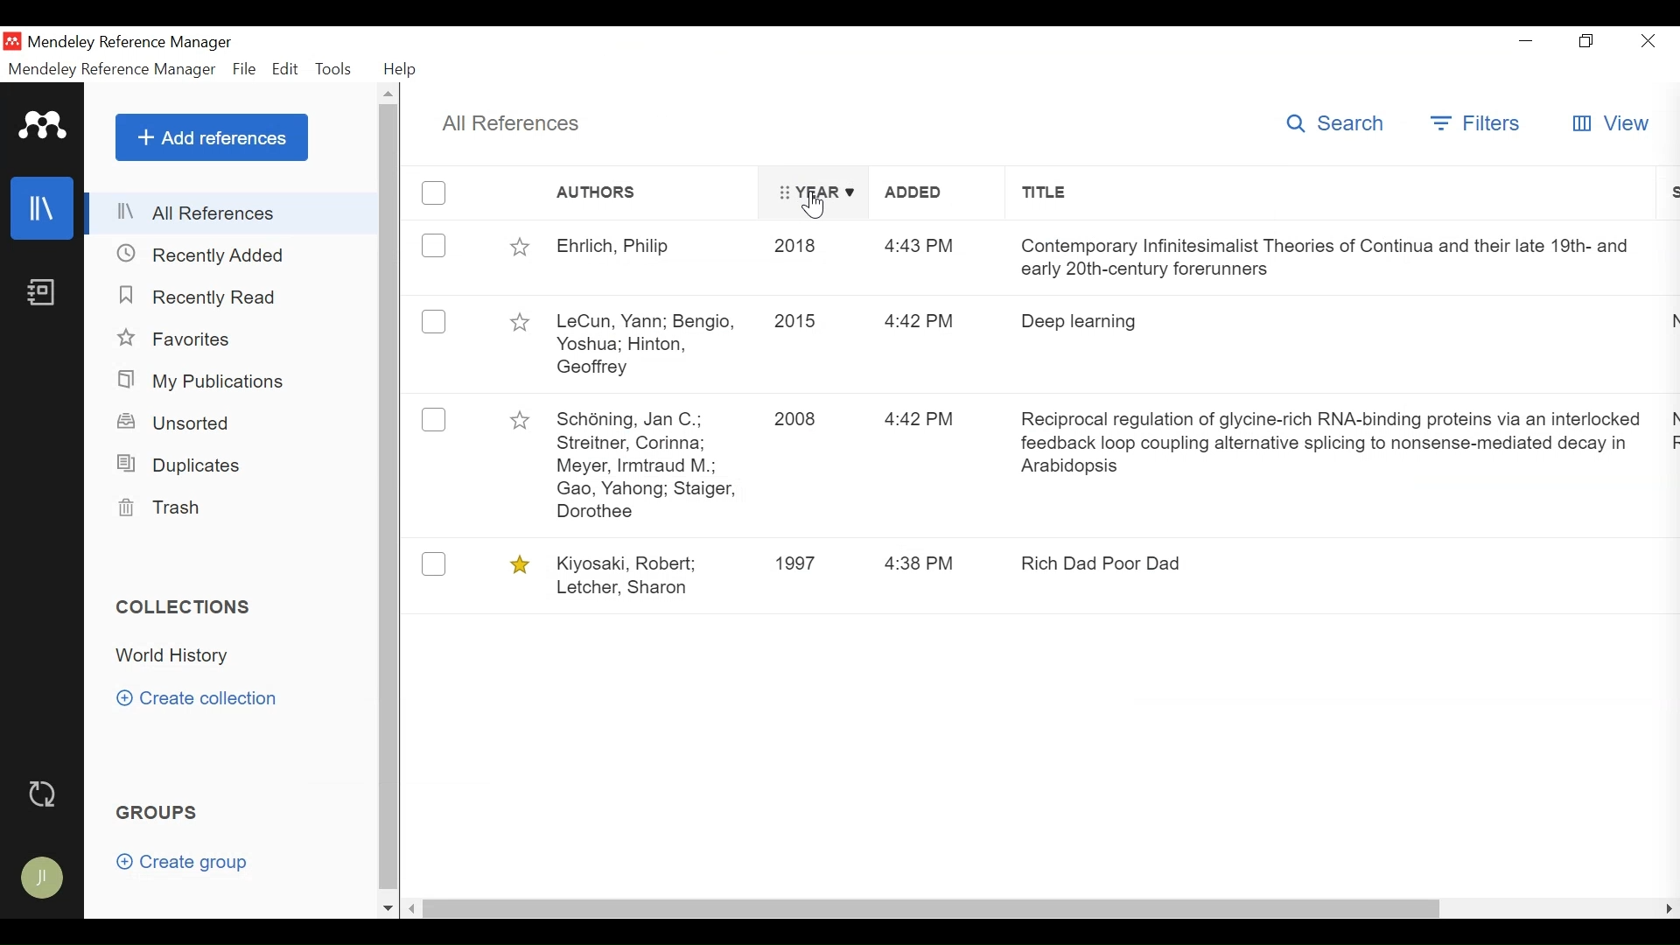  Describe the element at coordinates (185, 863) in the screenshot. I see `Create Group` at that location.